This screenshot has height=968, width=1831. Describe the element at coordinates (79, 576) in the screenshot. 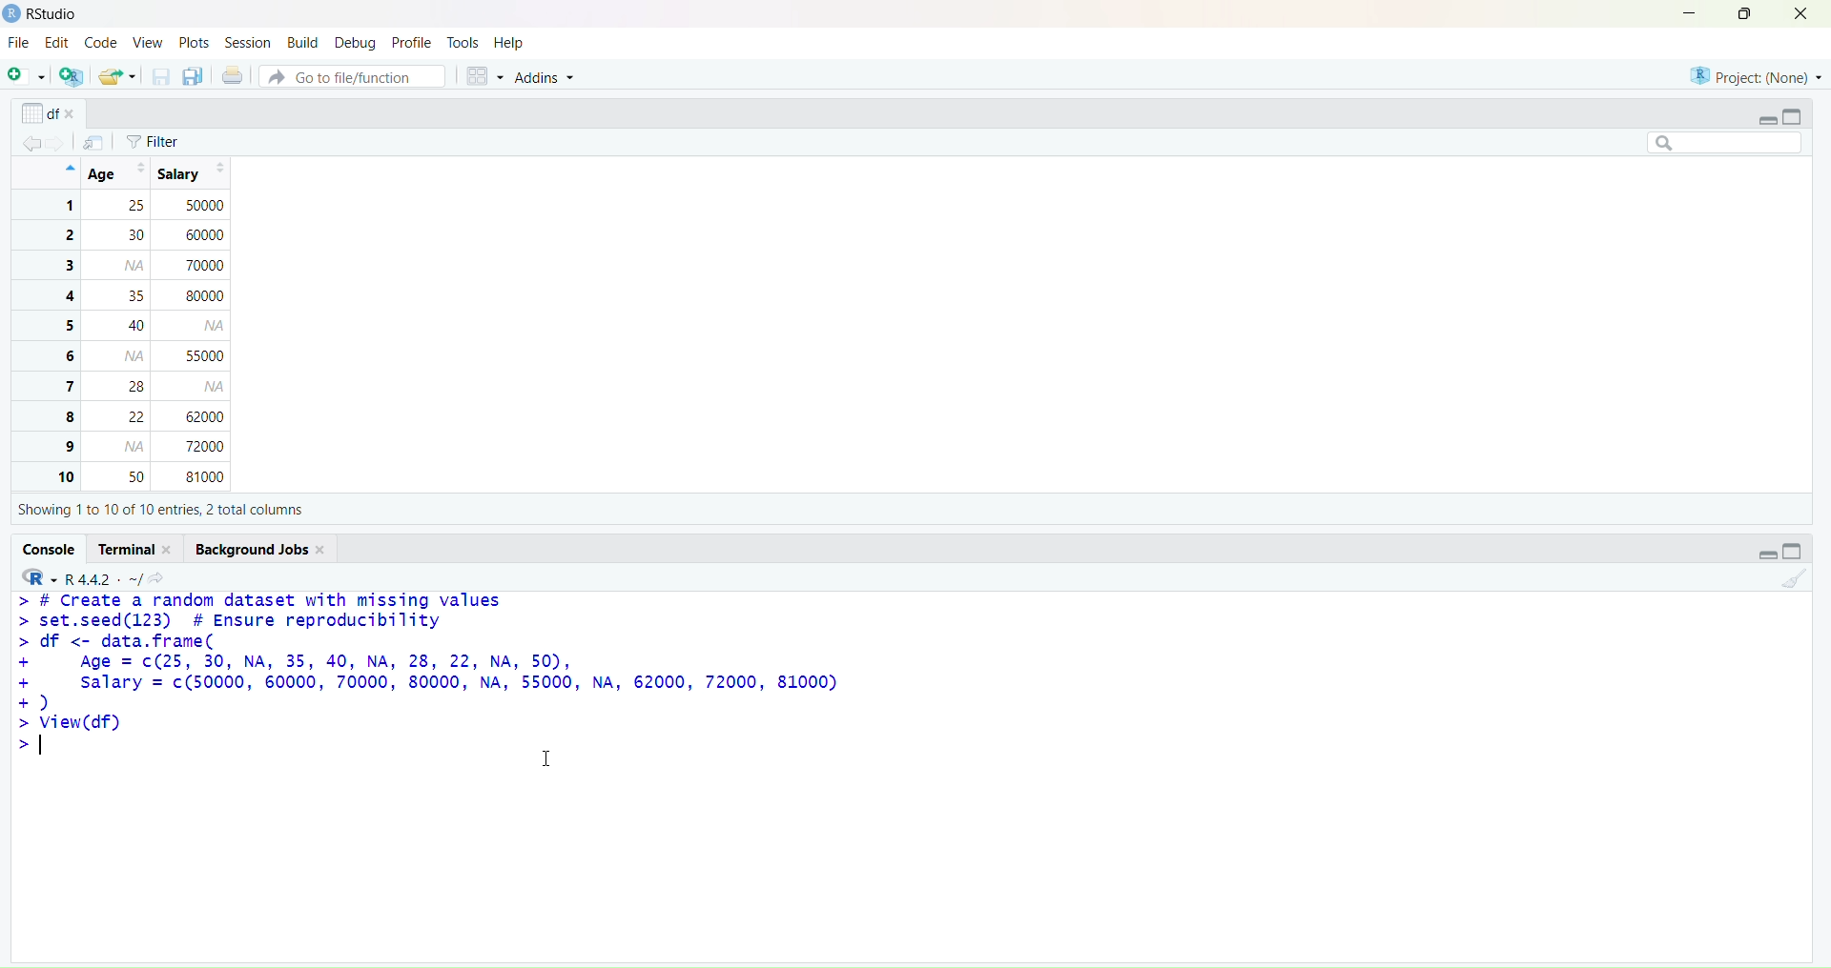

I see `R 4.4.2` at that location.